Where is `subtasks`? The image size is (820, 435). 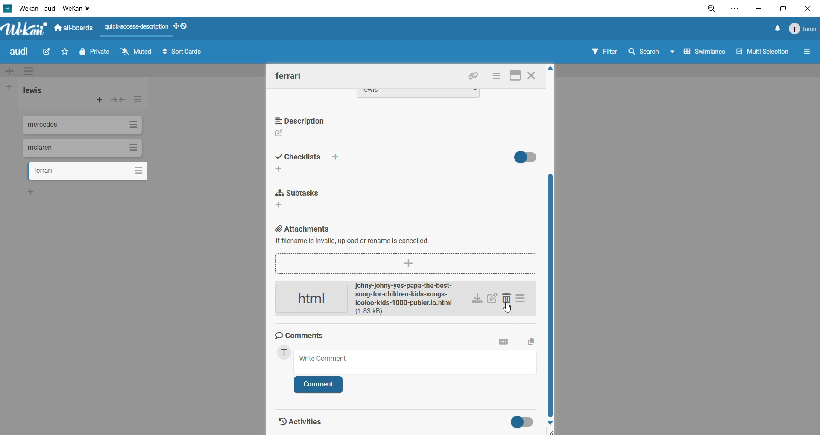
subtasks is located at coordinates (299, 193).